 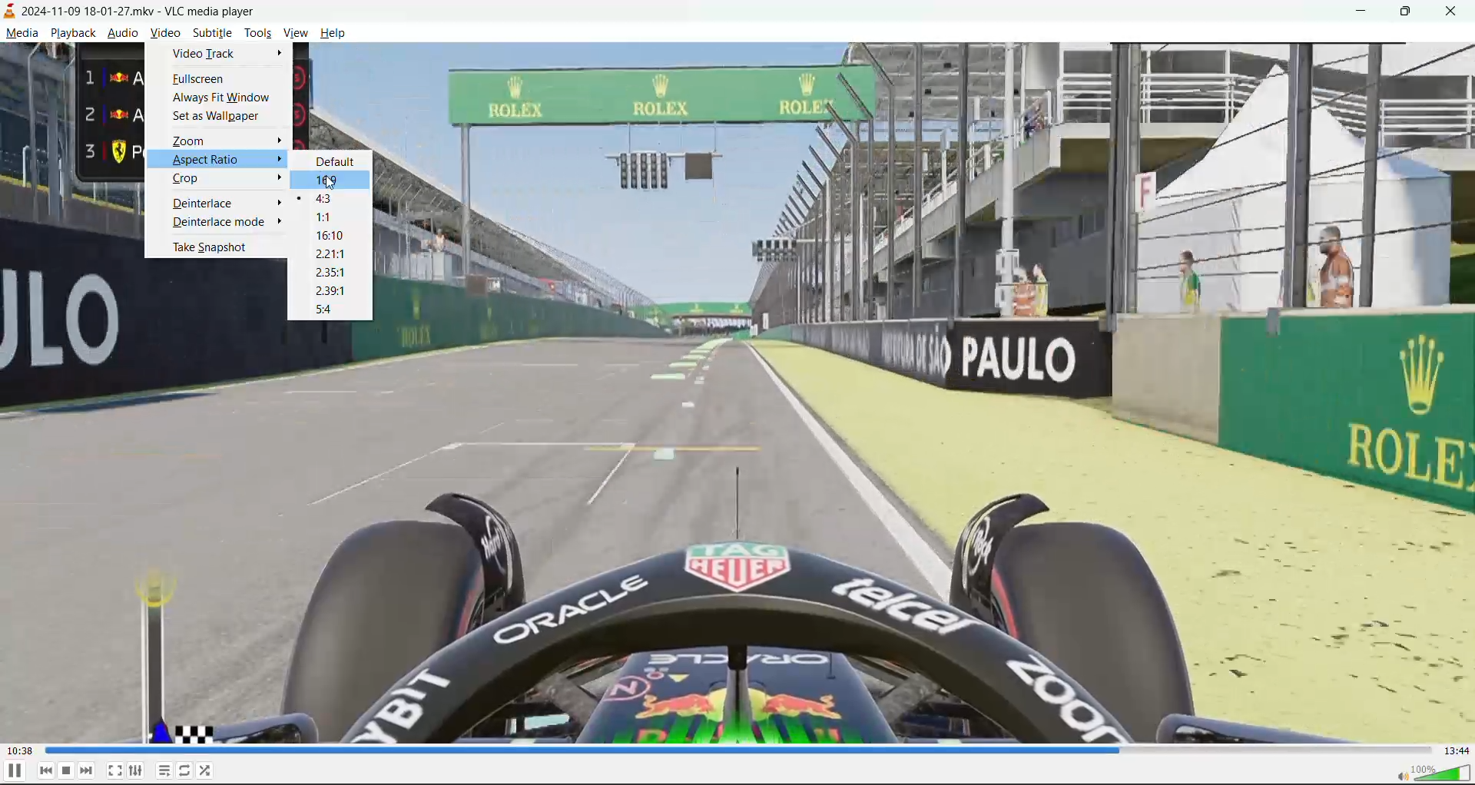 I want to click on deinterlace, so click(x=209, y=202).